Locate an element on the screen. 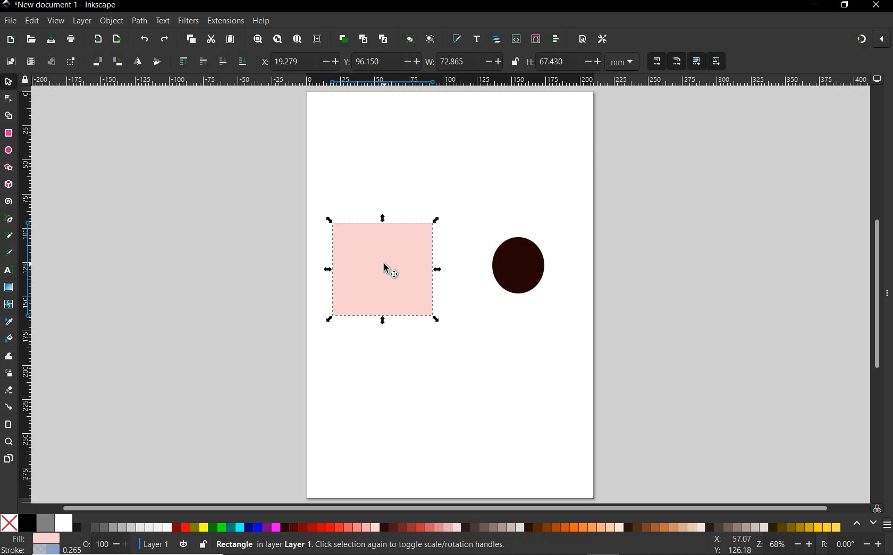  path is located at coordinates (139, 21).